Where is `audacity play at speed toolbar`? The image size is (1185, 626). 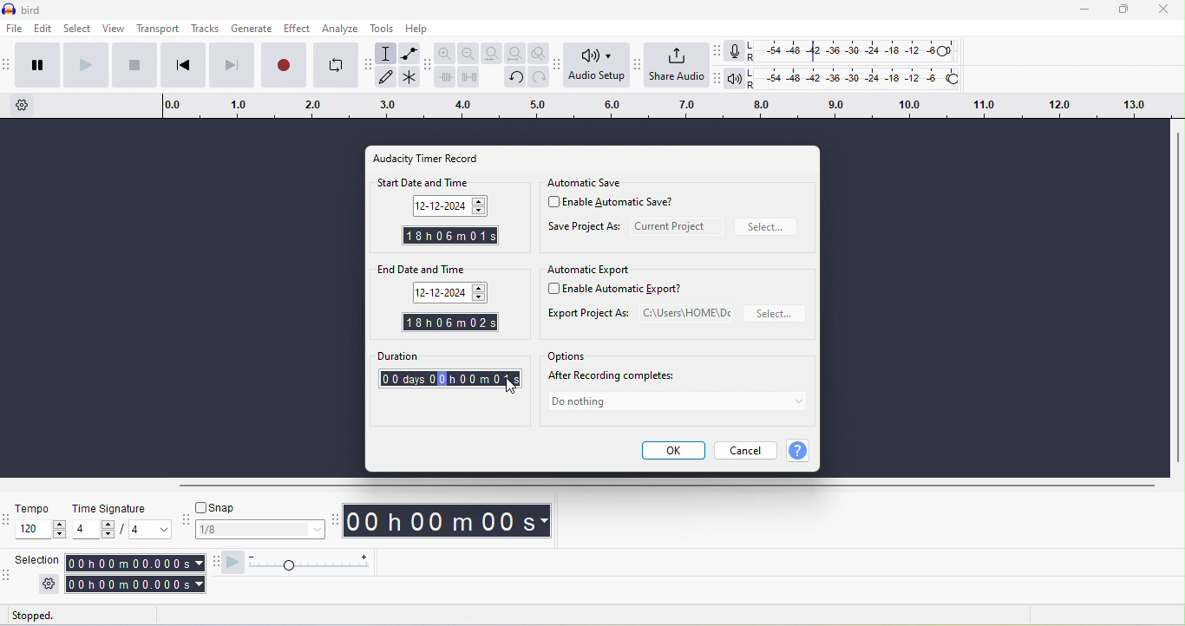 audacity play at speed toolbar is located at coordinates (233, 562).